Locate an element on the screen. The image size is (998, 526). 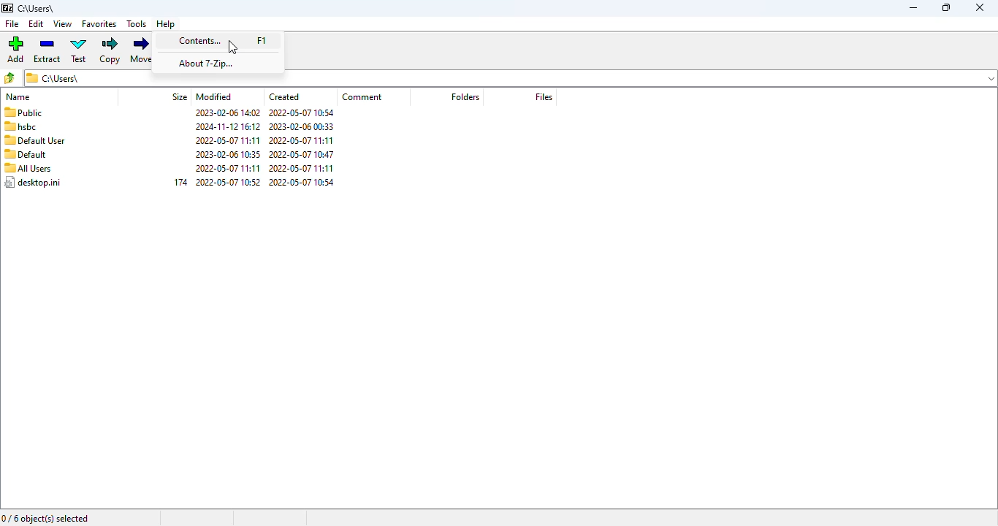
dropdown is located at coordinates (991, 77).